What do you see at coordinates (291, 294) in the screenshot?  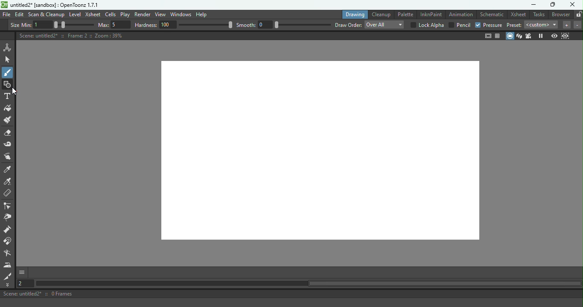 I see `Scene: untitled2* :: 0 Frames` at bounding box center [291, 294].